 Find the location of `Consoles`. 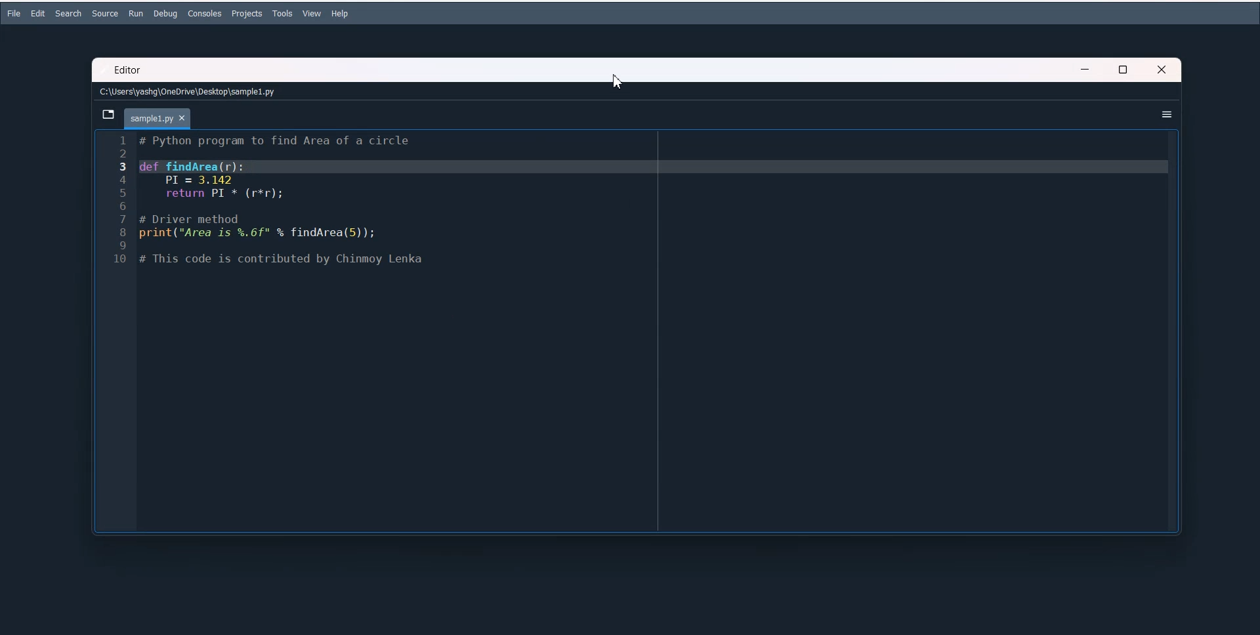

Consoles is located at coordinates (205, 13).